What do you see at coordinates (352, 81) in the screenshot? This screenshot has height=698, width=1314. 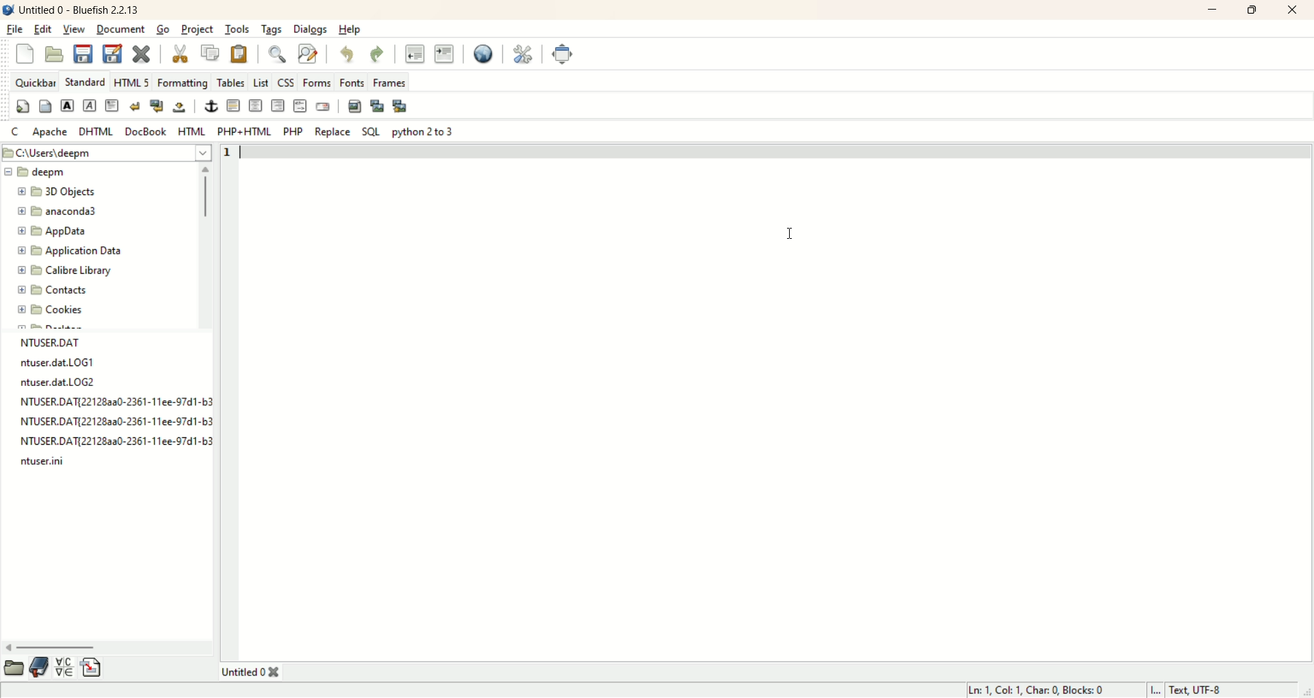 I see `fonts` at bounding box center [352, 81].